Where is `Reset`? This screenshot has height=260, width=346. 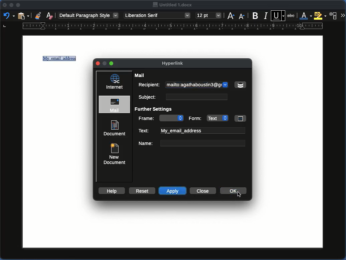 Reset is located at coordinates (141, 190).